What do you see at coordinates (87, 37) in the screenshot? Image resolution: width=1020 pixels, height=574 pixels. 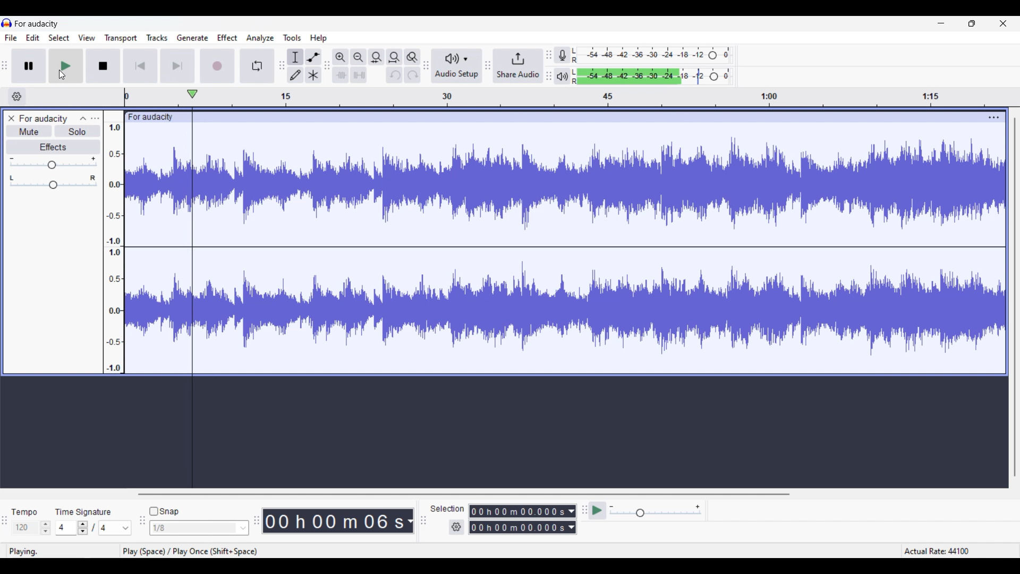 I see `View menu` at bounding box center [87, 37].